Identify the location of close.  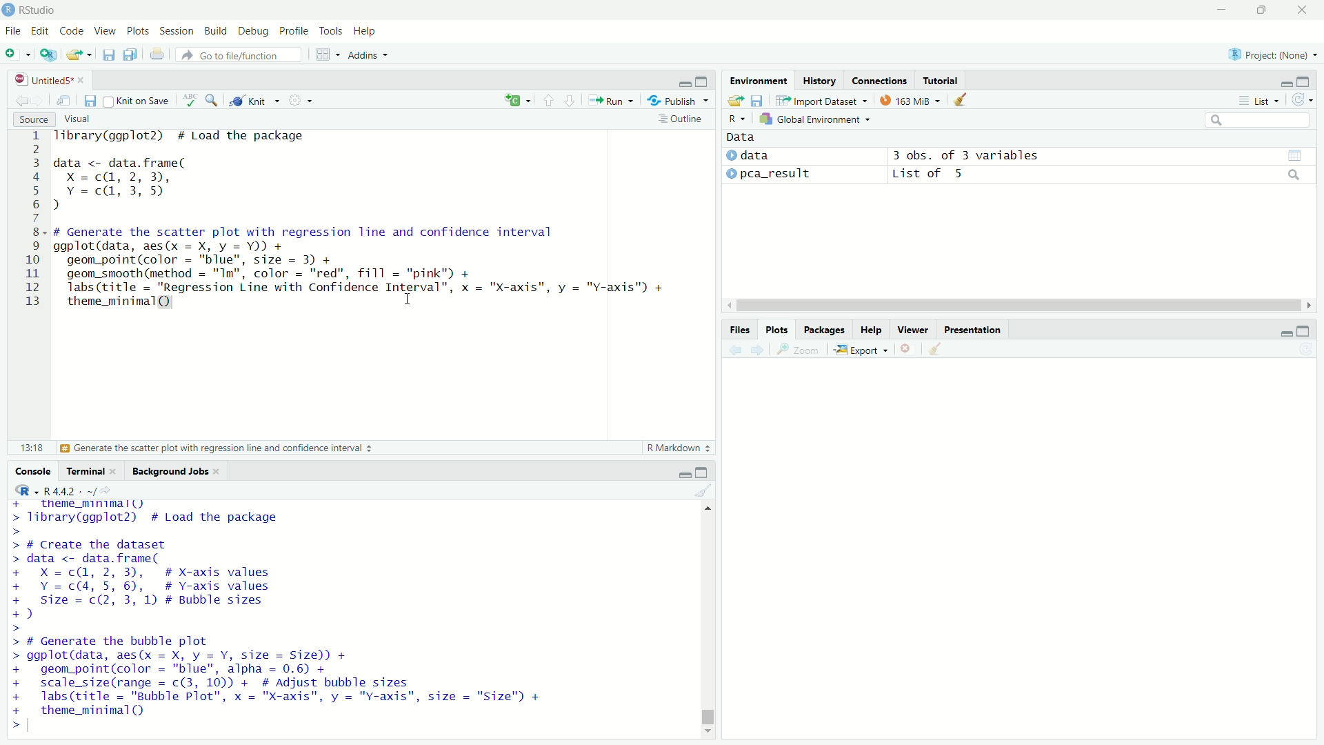
(220, 473).